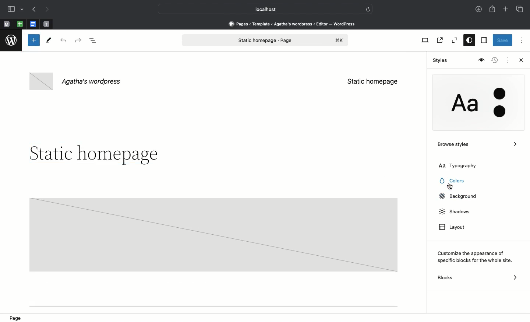 Image resolution: width=530 pixels, height=322 pixels. I want to click on Tools, so click(49, 42).